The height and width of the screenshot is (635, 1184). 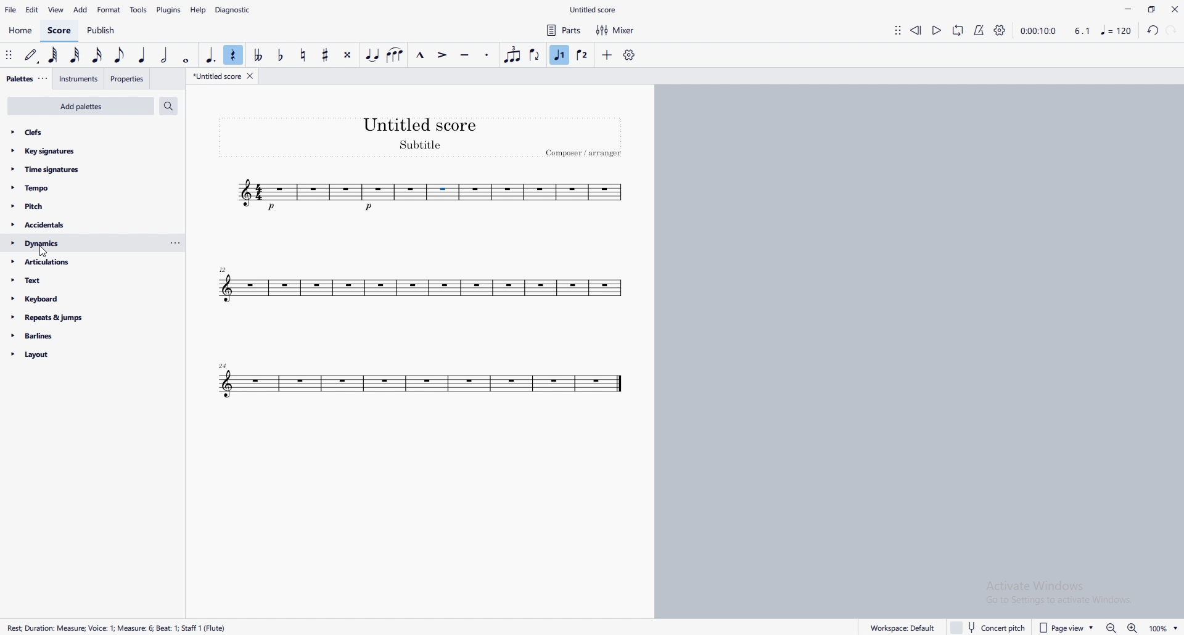 I want to click on loop playback, so click(x=957, y=30).